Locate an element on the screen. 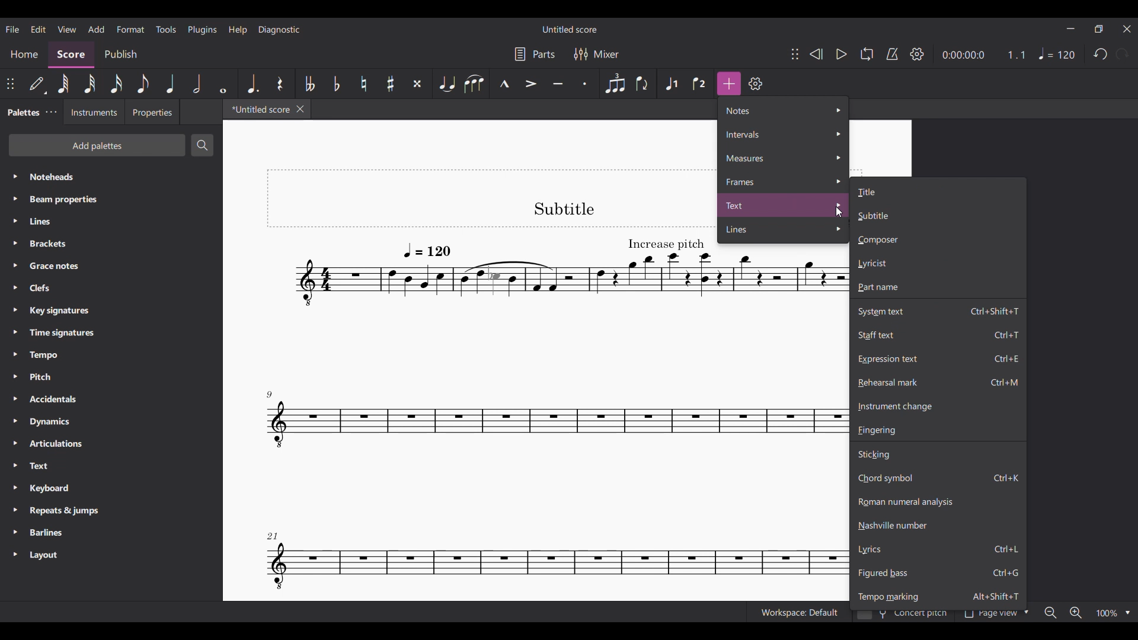  Notes options is located at coordinates (784, 110).